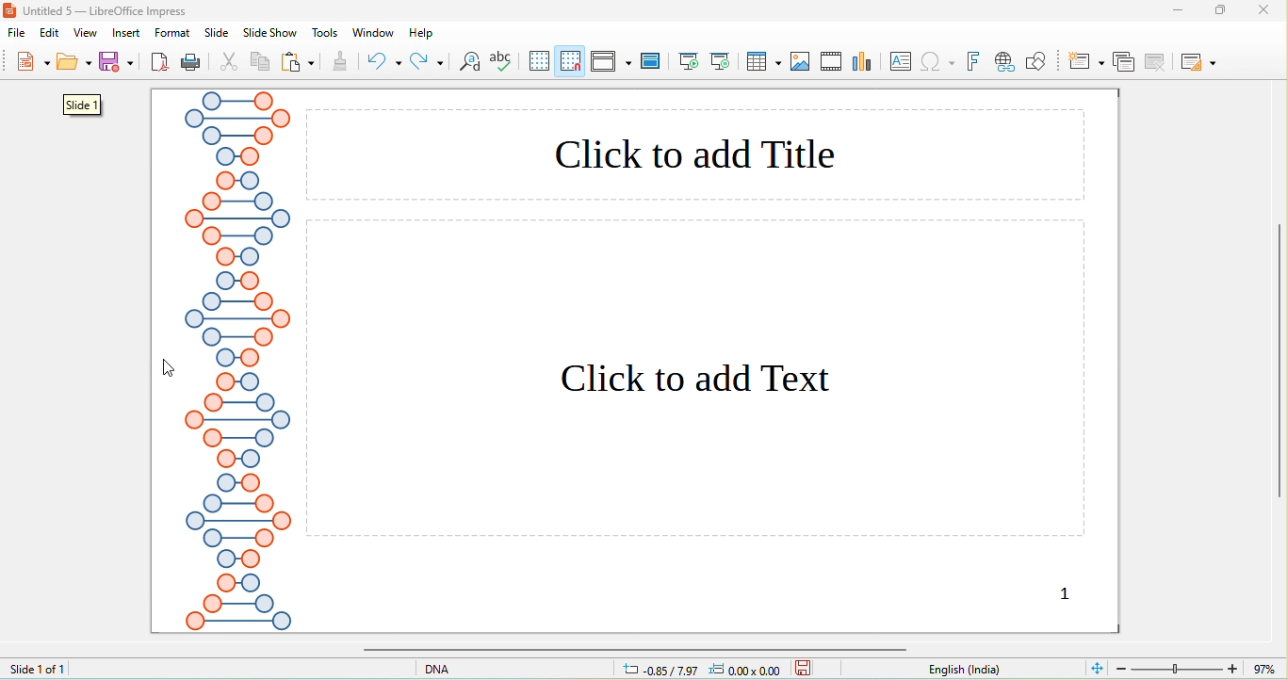 The height and width of the screenshot is (680, 1287). What do you see at coordinates (1178, 9) in the screenshot?
I see `minimize` at bounding box center [1178, 9].